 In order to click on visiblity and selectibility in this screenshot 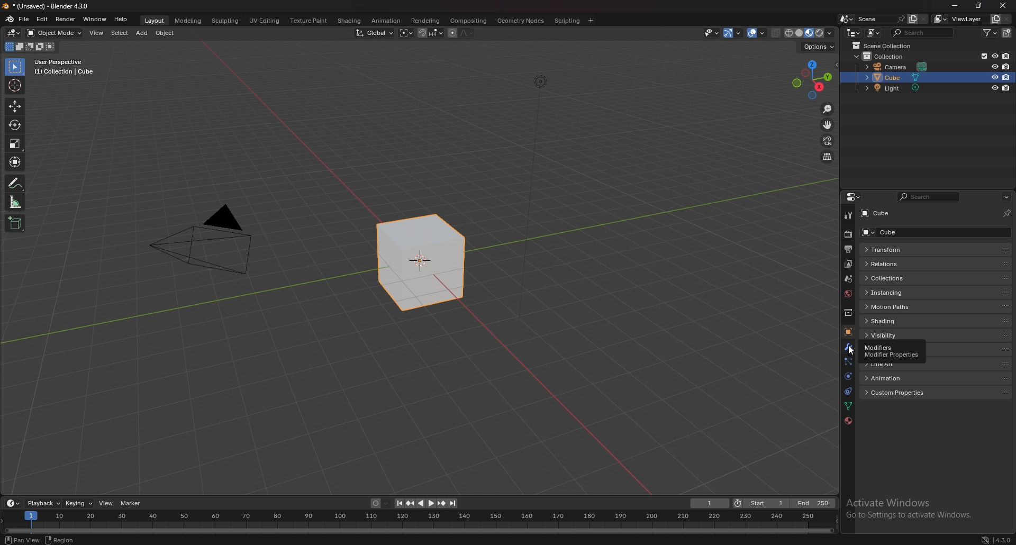, I will do `click(711, 33)`.